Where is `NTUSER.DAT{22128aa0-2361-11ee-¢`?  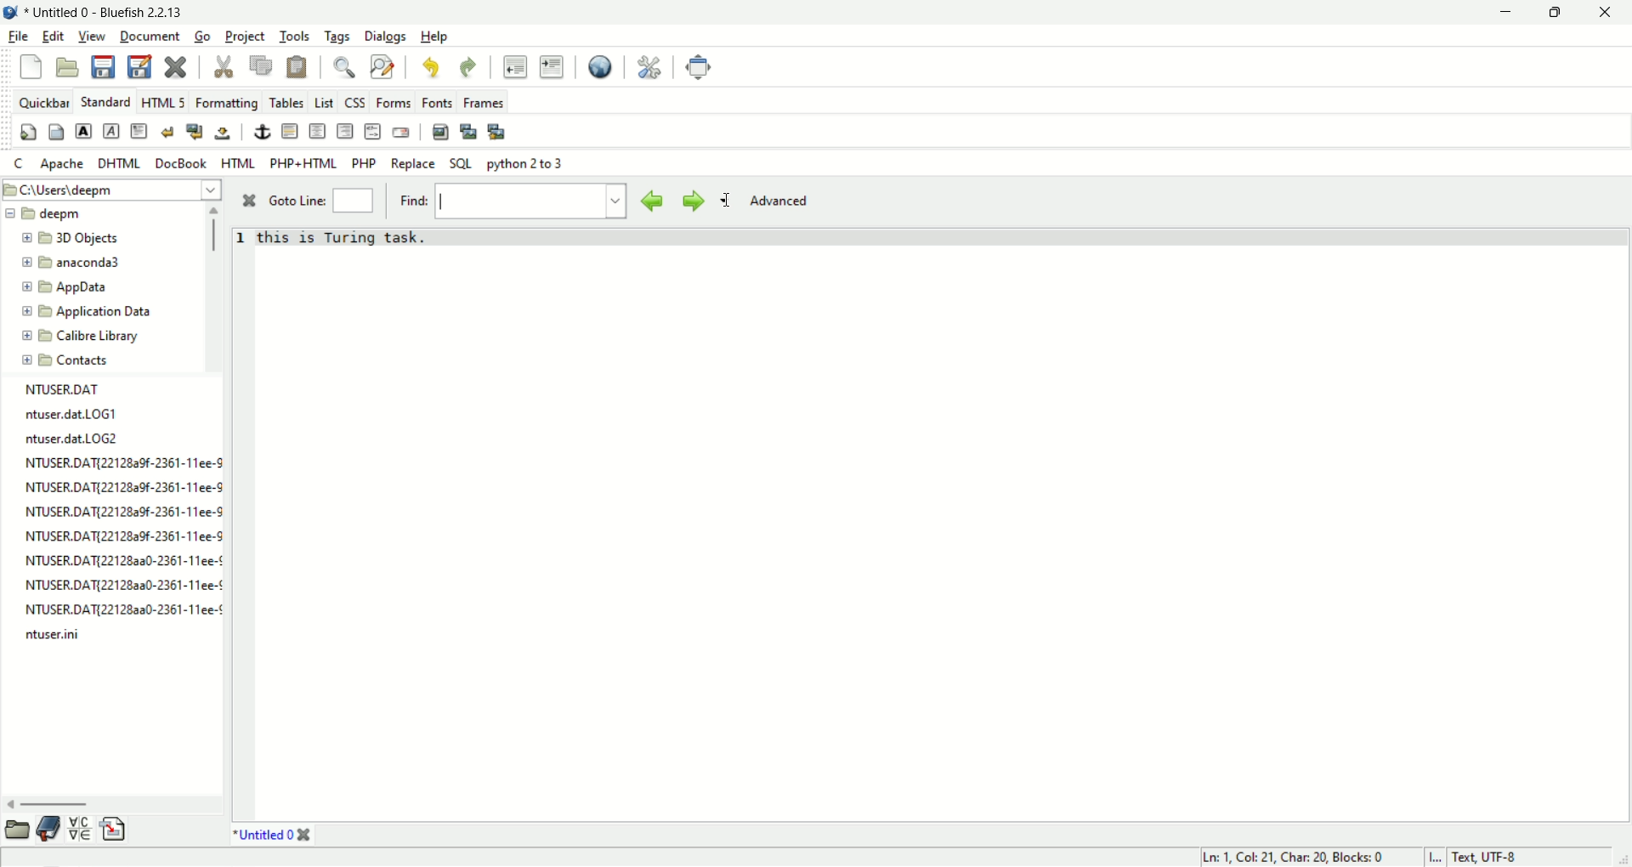
NTUSER.DAT{22128aa0-2361-11ee-¢ is located at coordinates (126, 608).